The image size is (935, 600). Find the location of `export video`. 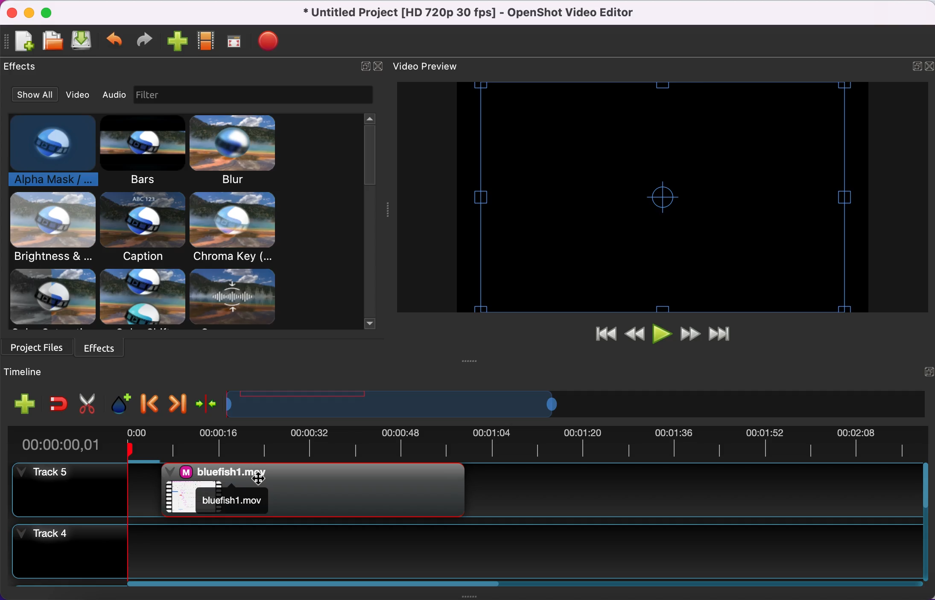

export video is located at coordinates (271, 43).